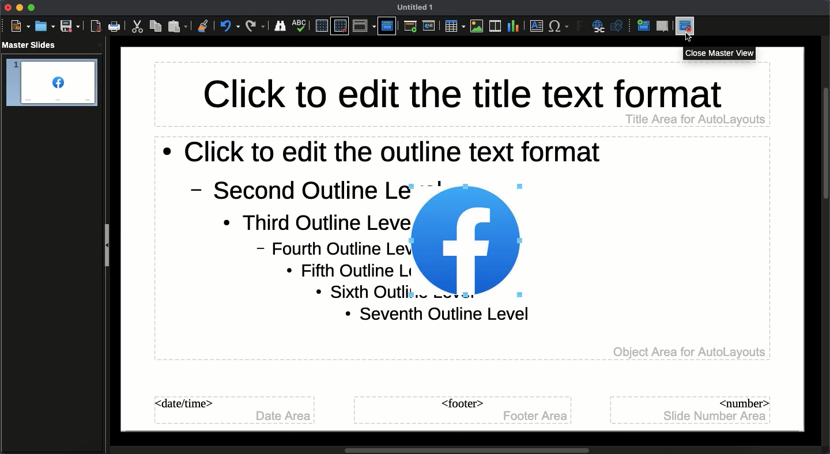  What do you see at coordinates (692, 410) in the screenshot?
I see `Master slide number` at bounding box center [692, 410].